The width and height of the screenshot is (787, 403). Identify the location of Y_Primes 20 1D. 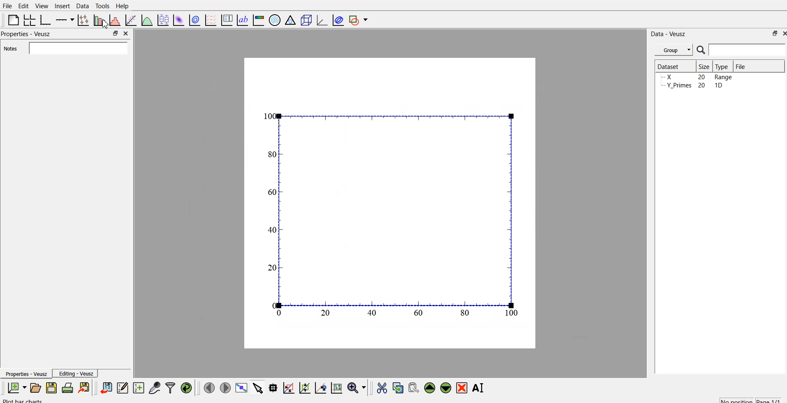
(692, 78).